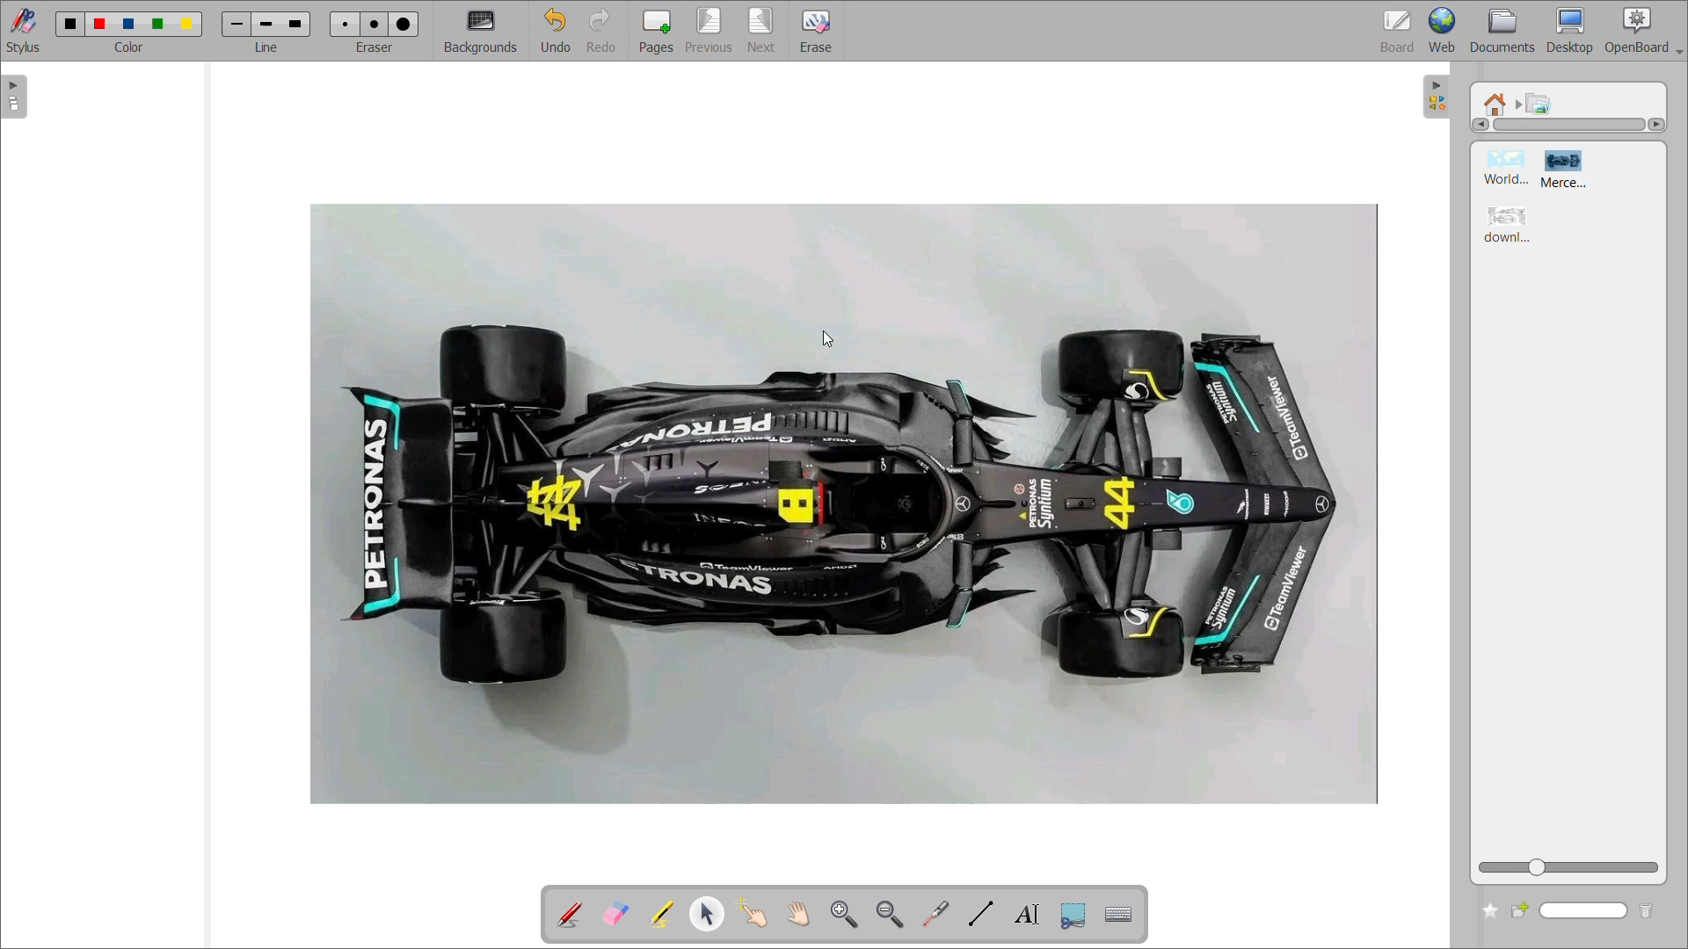 This screenshot has height=949, width=1688. Describe the element at coordinates (267, 55) in the screenshot. I see `line ` at that location.